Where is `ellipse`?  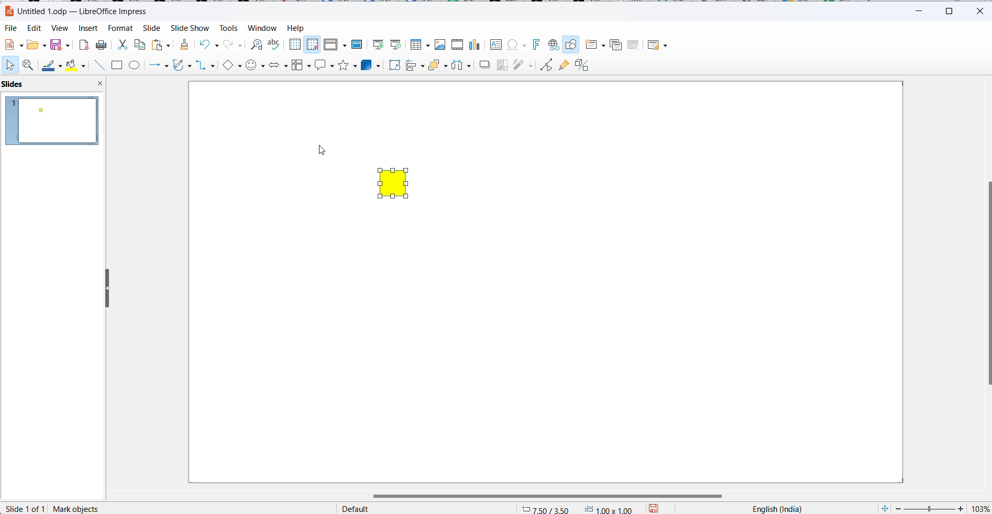
ellipse is located at coordinates (137, 66).